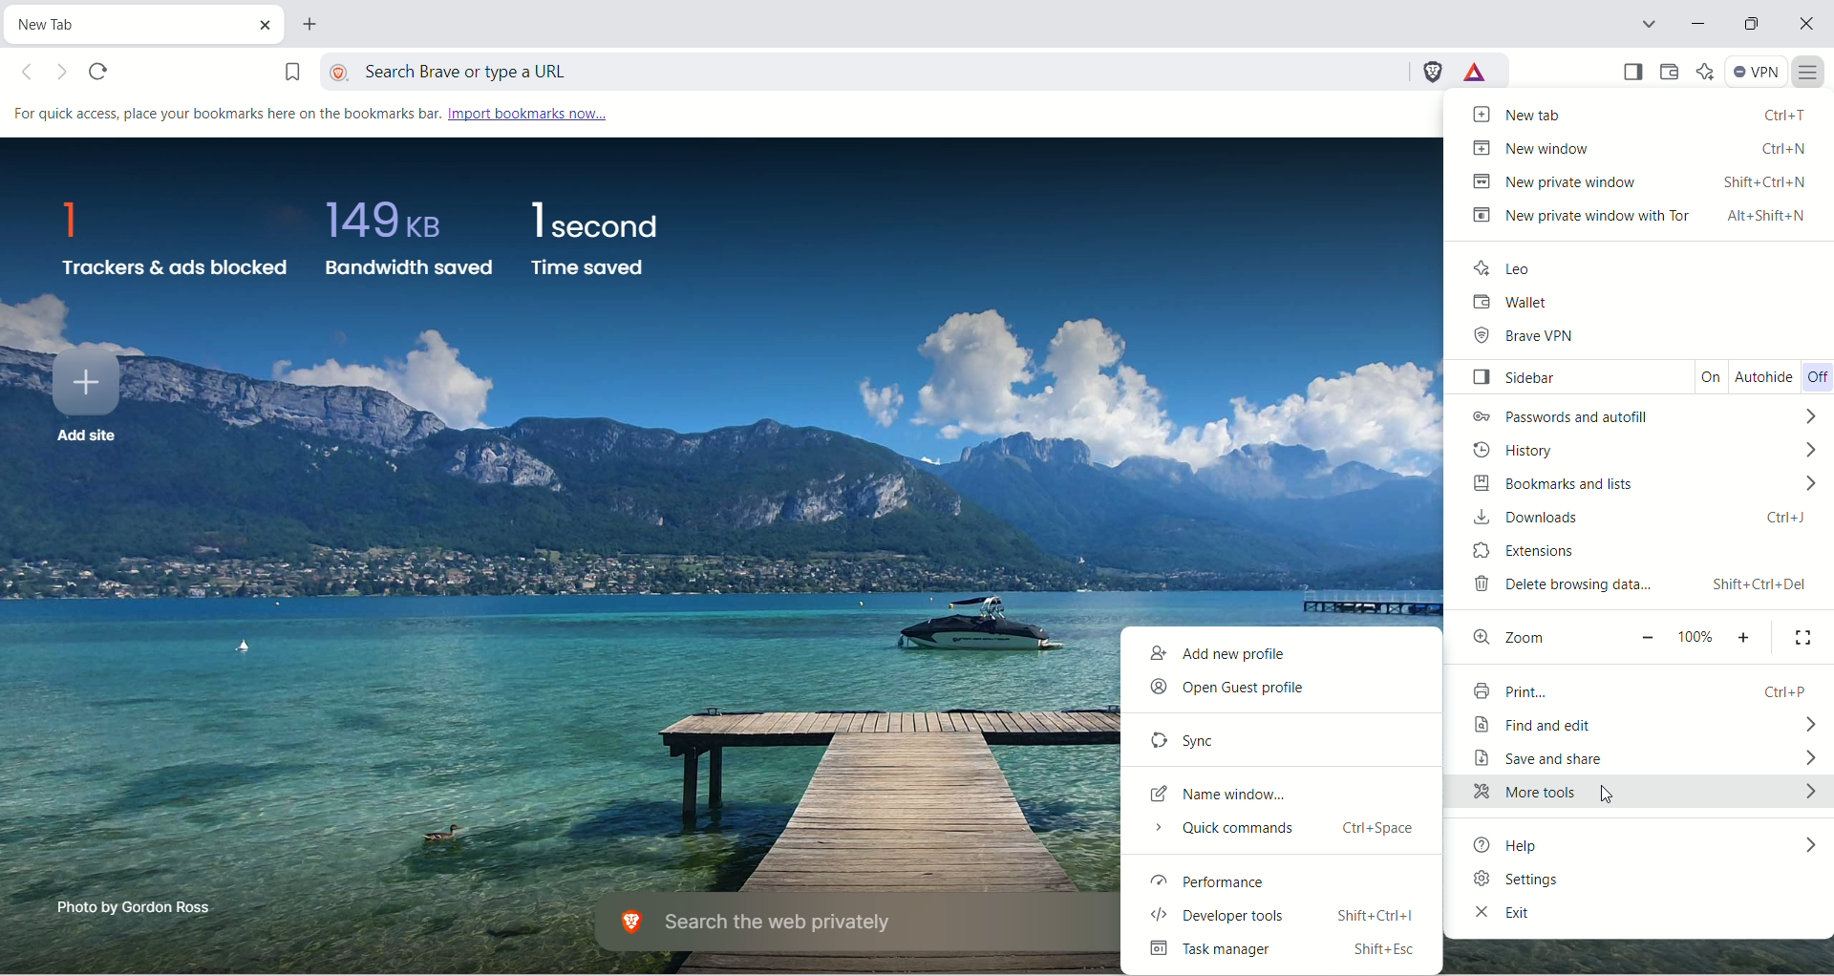  What do you see at coordinates (1643, 218) in the screenshot?
I see `new private window with tor` at bounding box center [1643, 218].